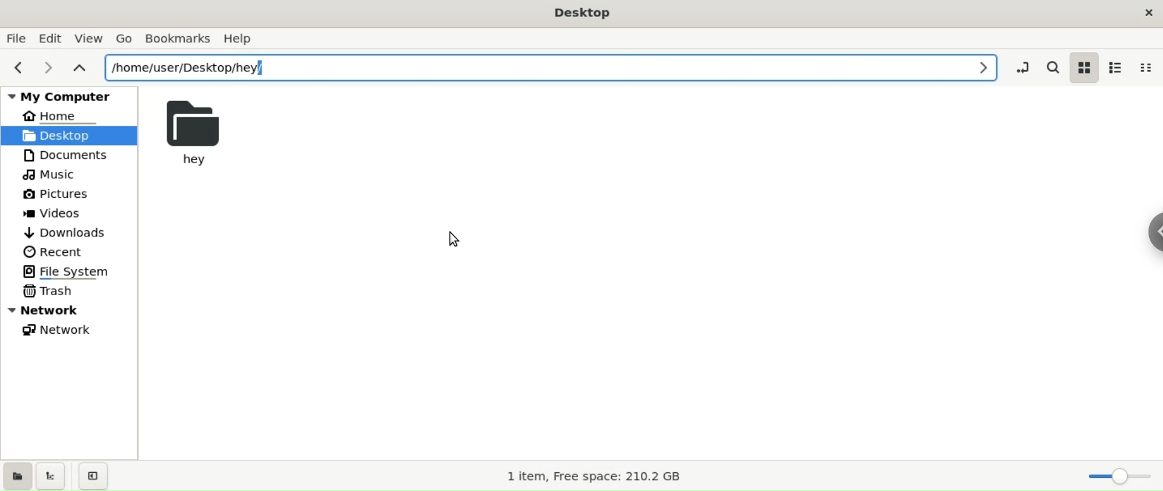 This screenshot has width=1163, height=491. I want to click on close, so click(1148, 15).